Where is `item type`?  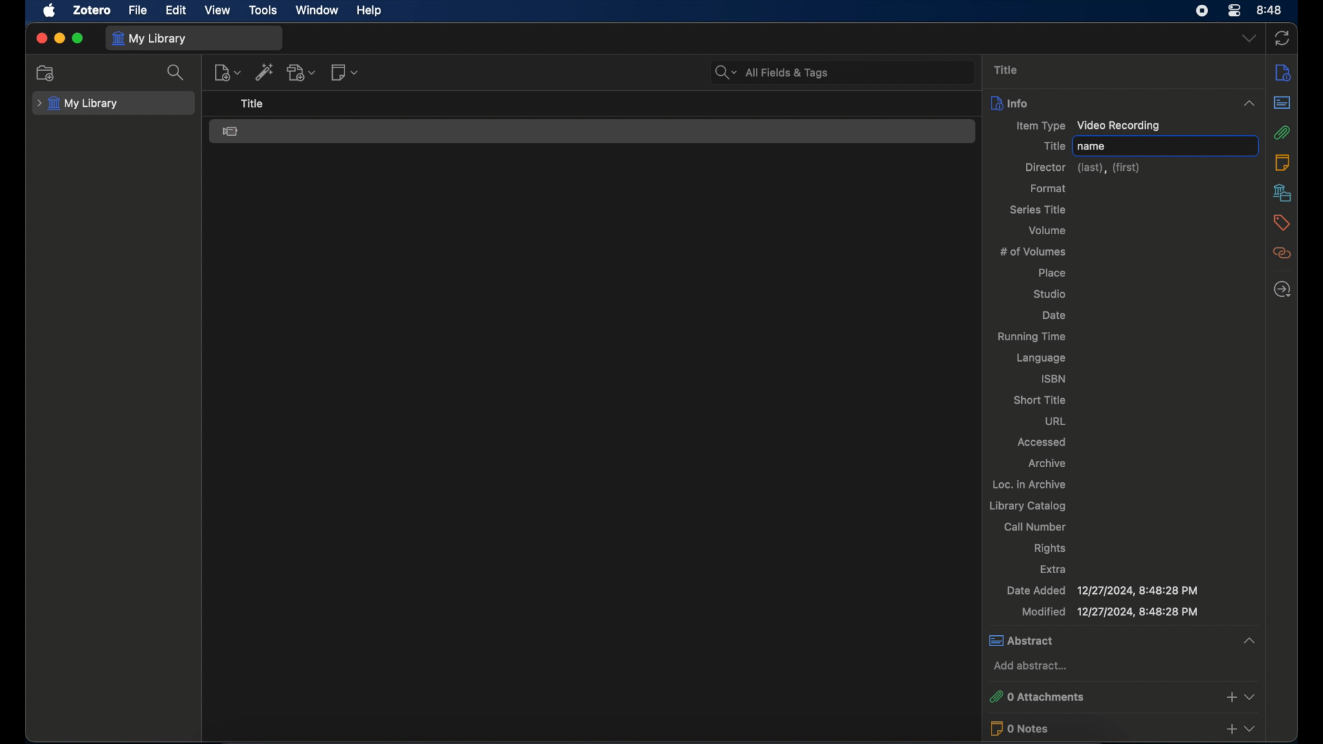
item type is located at coordinates (1087, 126).